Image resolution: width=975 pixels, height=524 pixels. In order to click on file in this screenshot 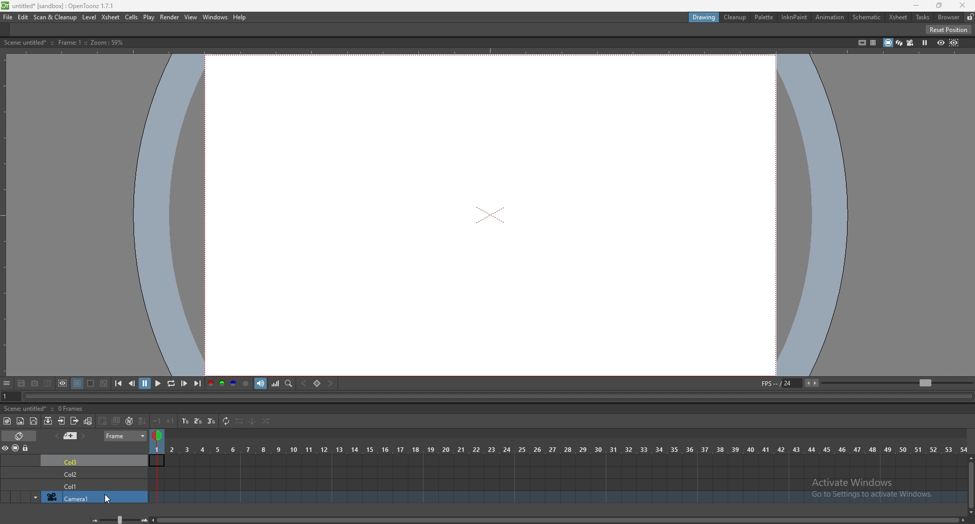, I will do `click(9, 17)`.